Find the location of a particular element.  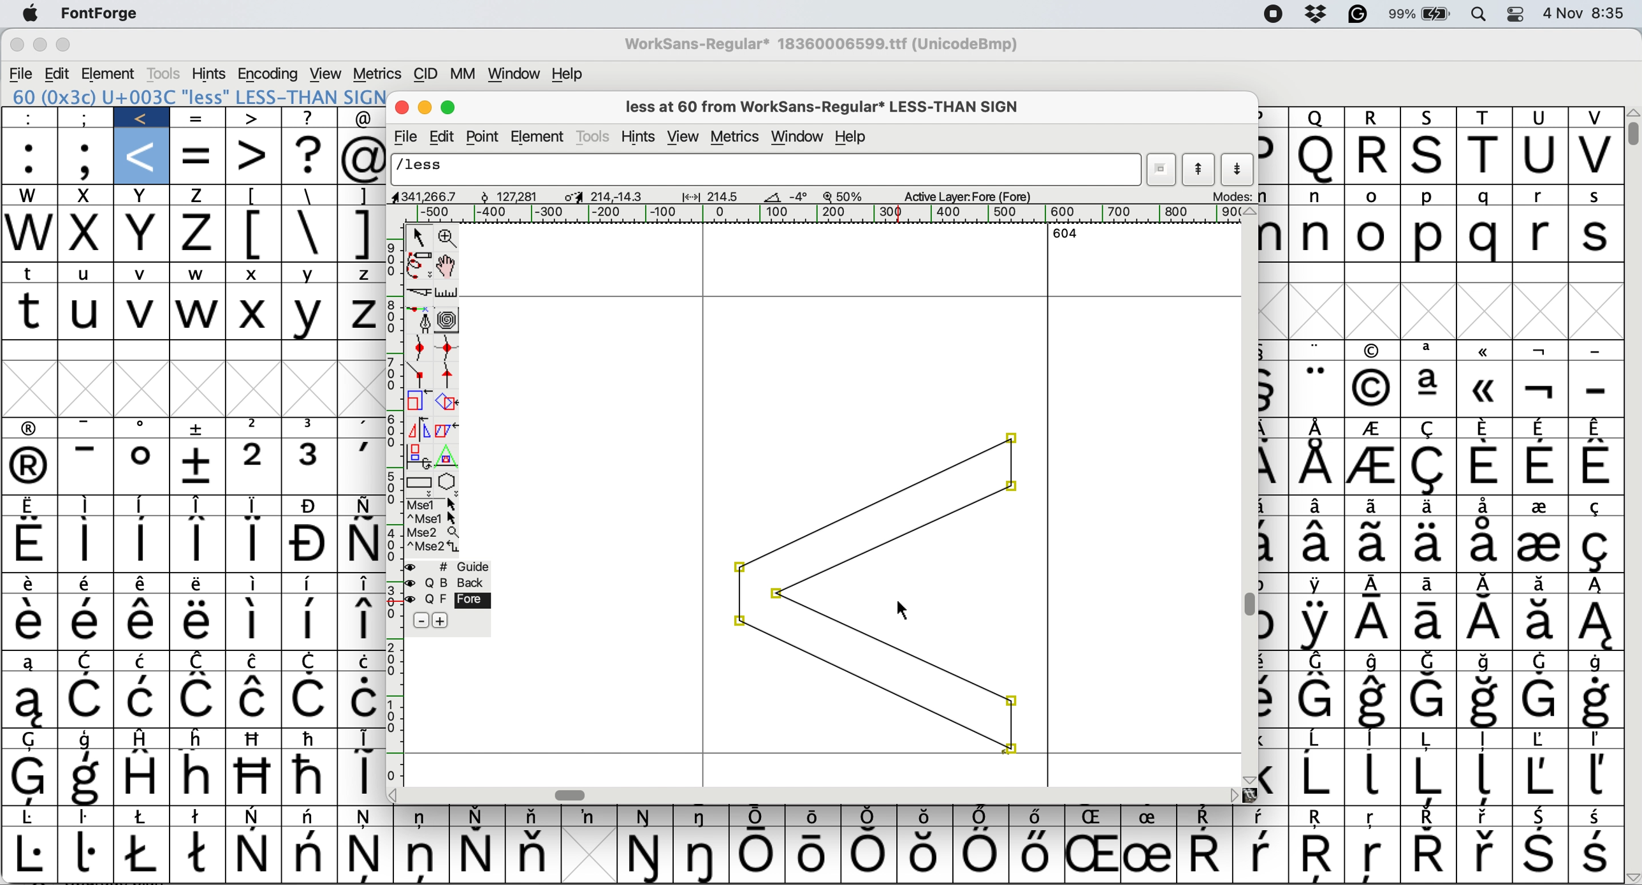

u is located at coordinates (1543, 118).